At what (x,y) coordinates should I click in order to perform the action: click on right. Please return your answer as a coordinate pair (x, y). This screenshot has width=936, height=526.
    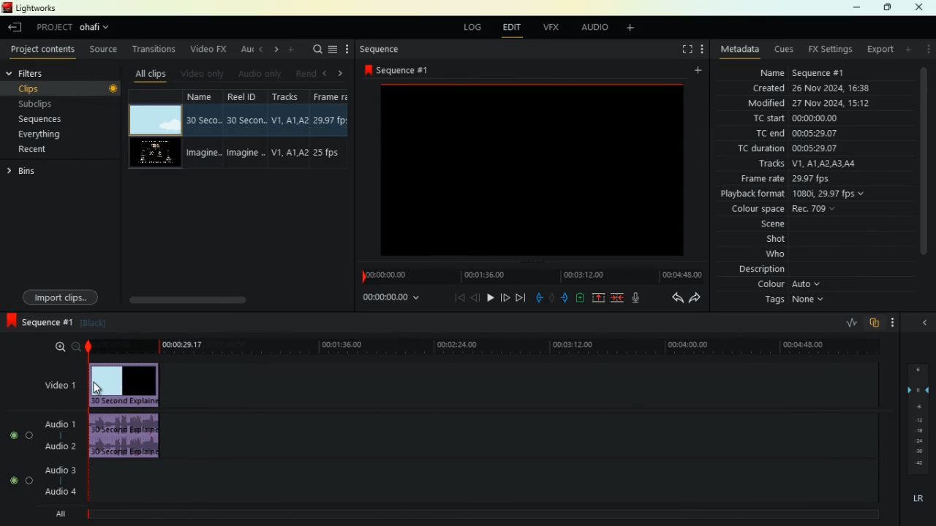
    Looking at the image, I should click on (275, 50).